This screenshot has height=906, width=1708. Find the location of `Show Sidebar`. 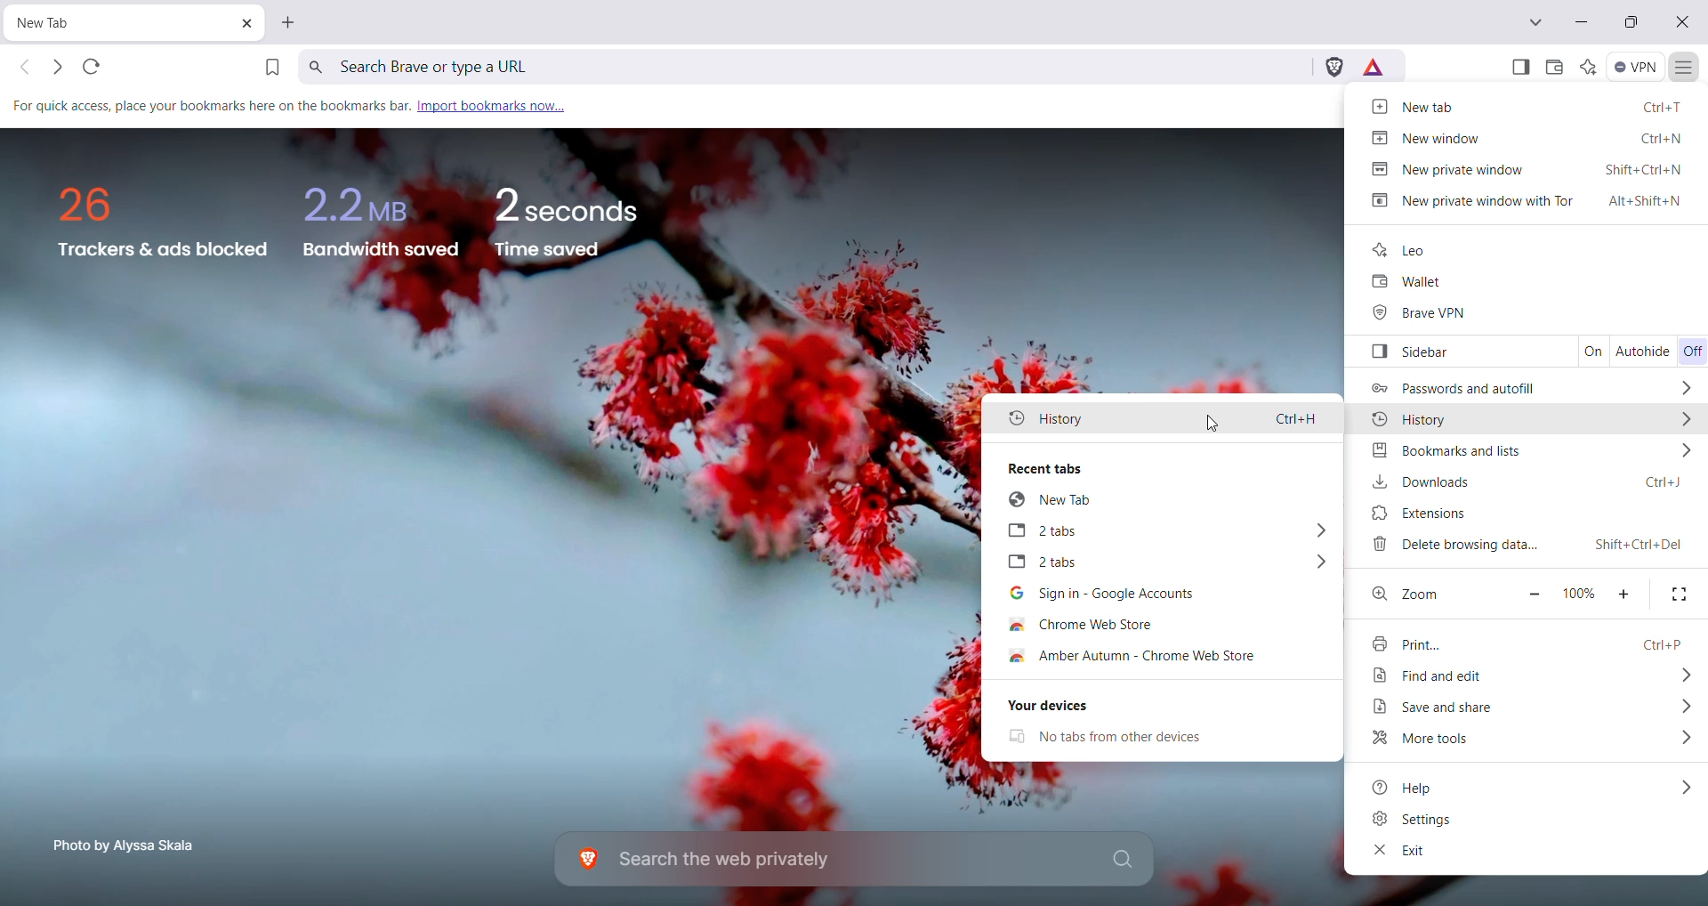

Show Sidebar is located at coordinates (1519, 67).